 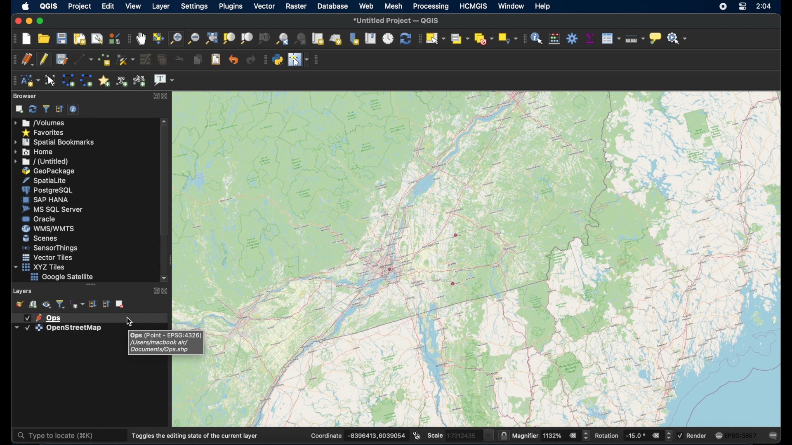 I want to click on database, so click(x=333, y=7).